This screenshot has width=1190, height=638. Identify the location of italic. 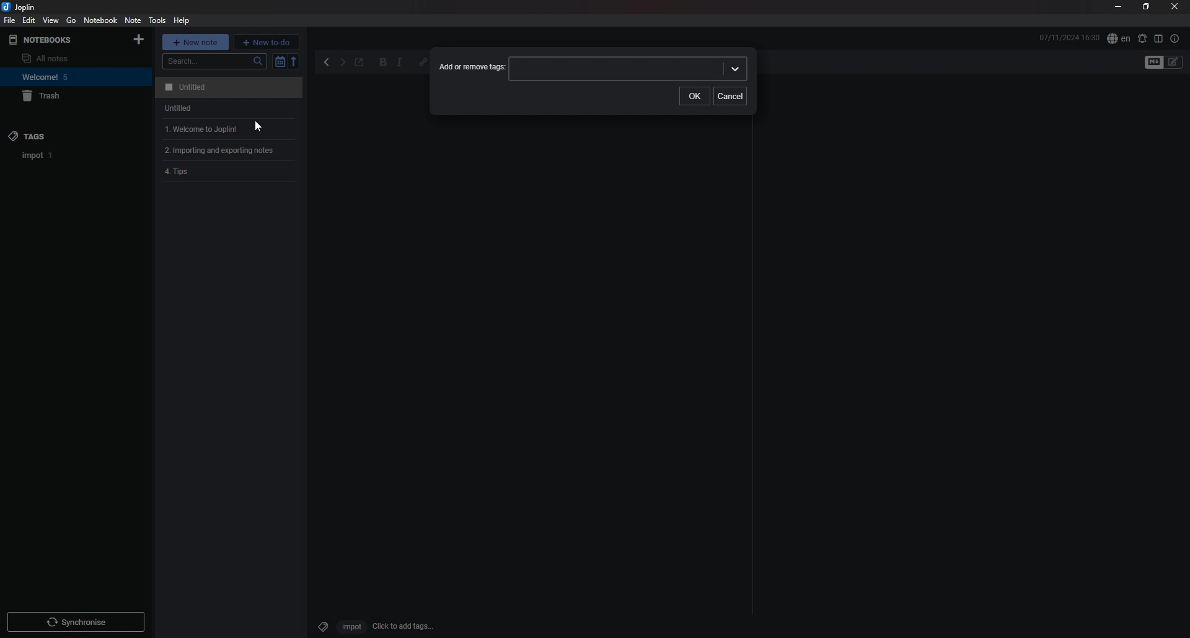
(399, 63).